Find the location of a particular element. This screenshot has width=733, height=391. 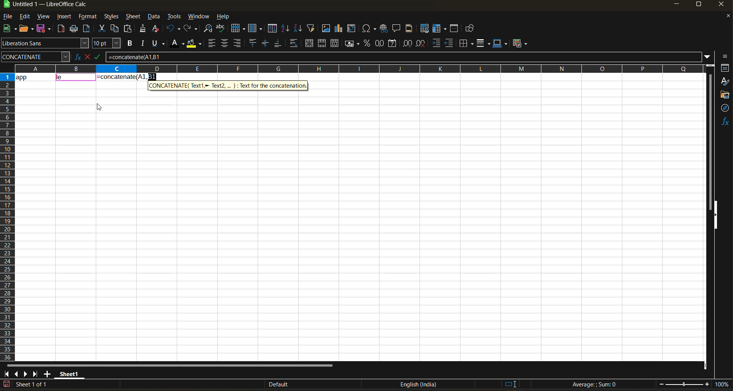

define print area is located at coordinates (424, 29).